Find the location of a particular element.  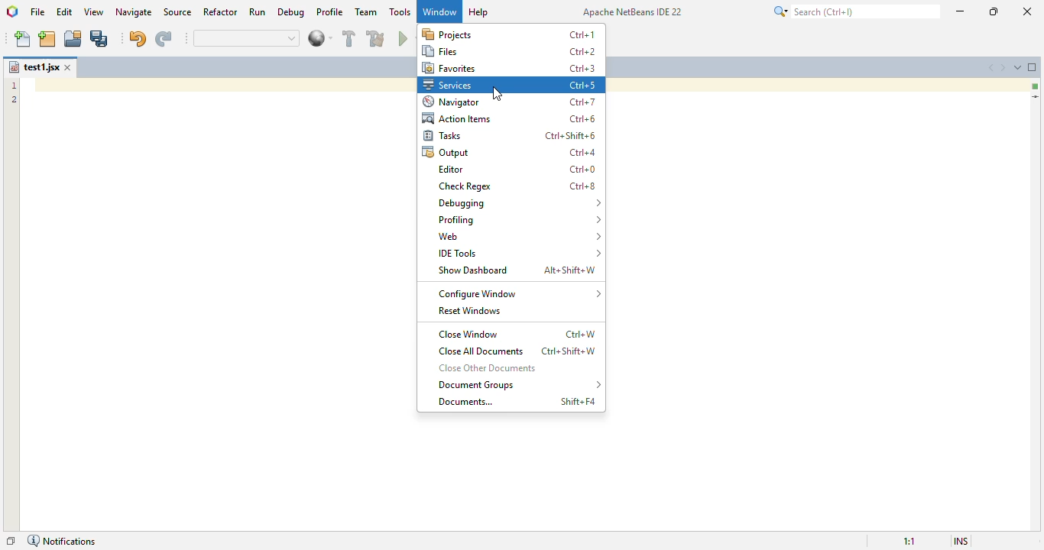

edit is located at coordinates (65, 11).